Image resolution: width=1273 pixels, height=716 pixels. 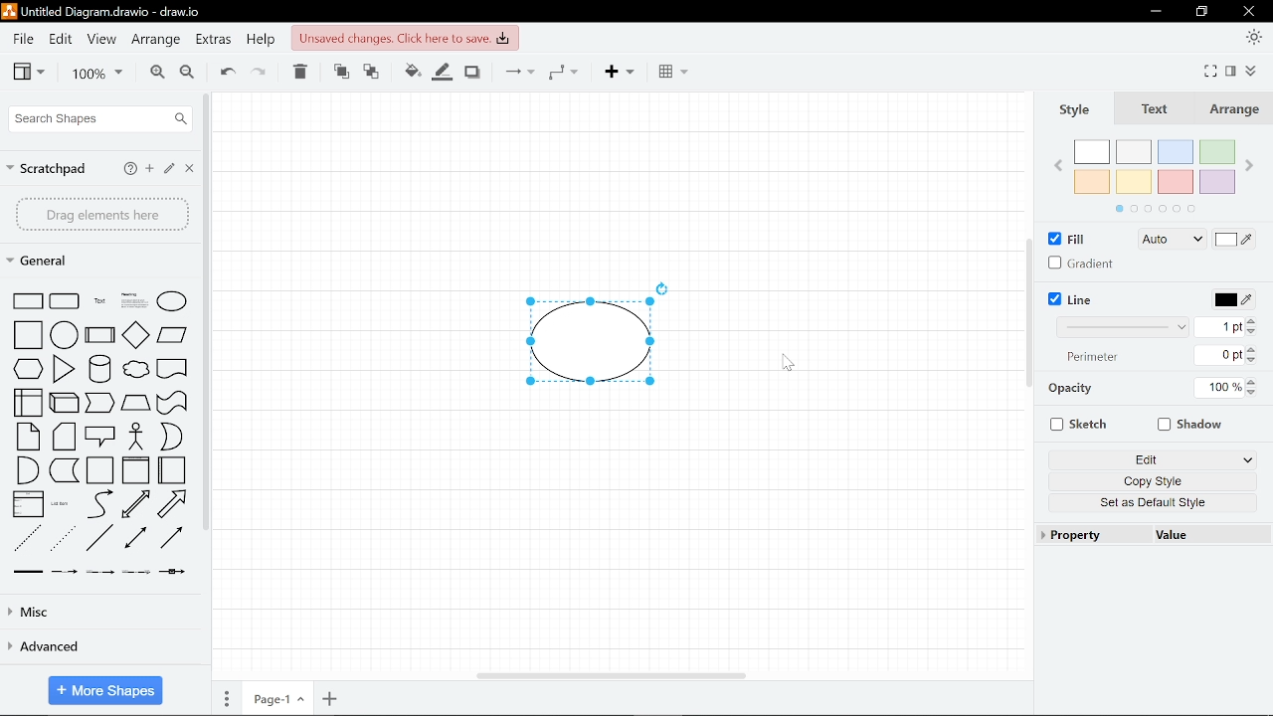 I want to click on Line width, so click(x=1122, y=327).